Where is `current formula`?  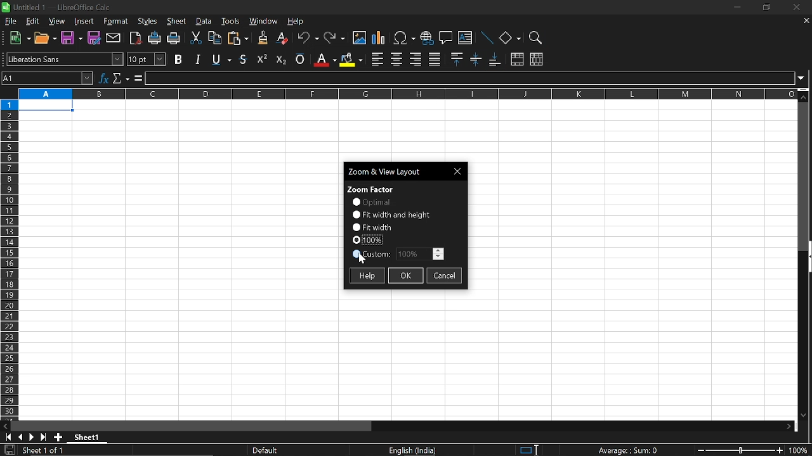 current formula is located at coordinates (628, 450).